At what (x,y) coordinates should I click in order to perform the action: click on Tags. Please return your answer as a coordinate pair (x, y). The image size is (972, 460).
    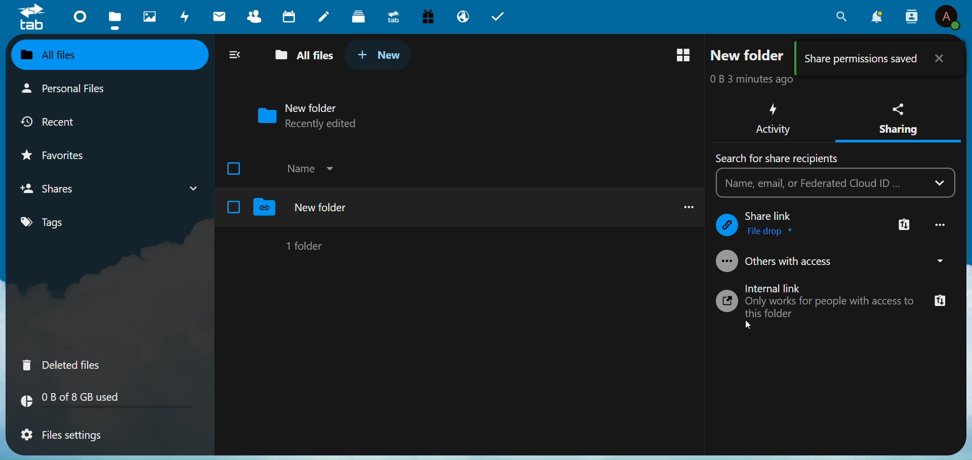
    Looking at the image, I should click on (62, 223).